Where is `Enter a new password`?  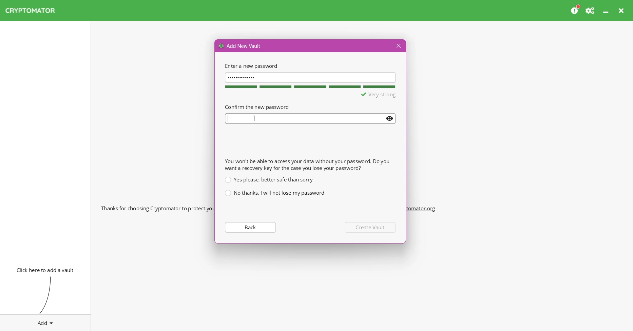
Enter a new password is located at coordinates (310, 77).